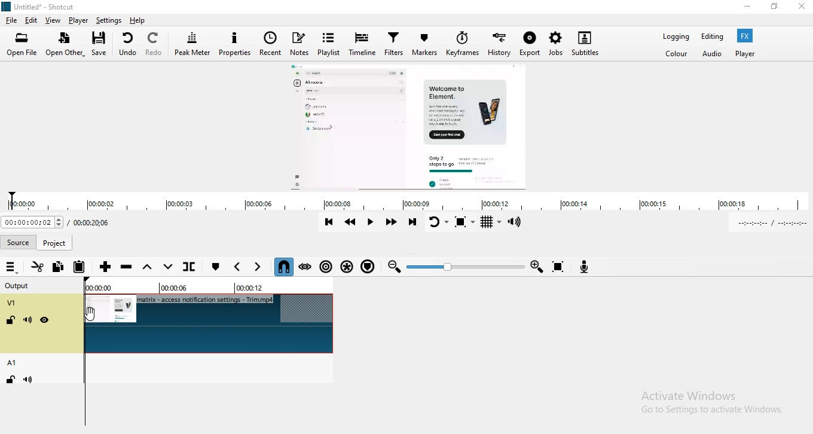  Describe the element at coordinates (96, 222) in the screenshot. I see `Total duration` at that location.